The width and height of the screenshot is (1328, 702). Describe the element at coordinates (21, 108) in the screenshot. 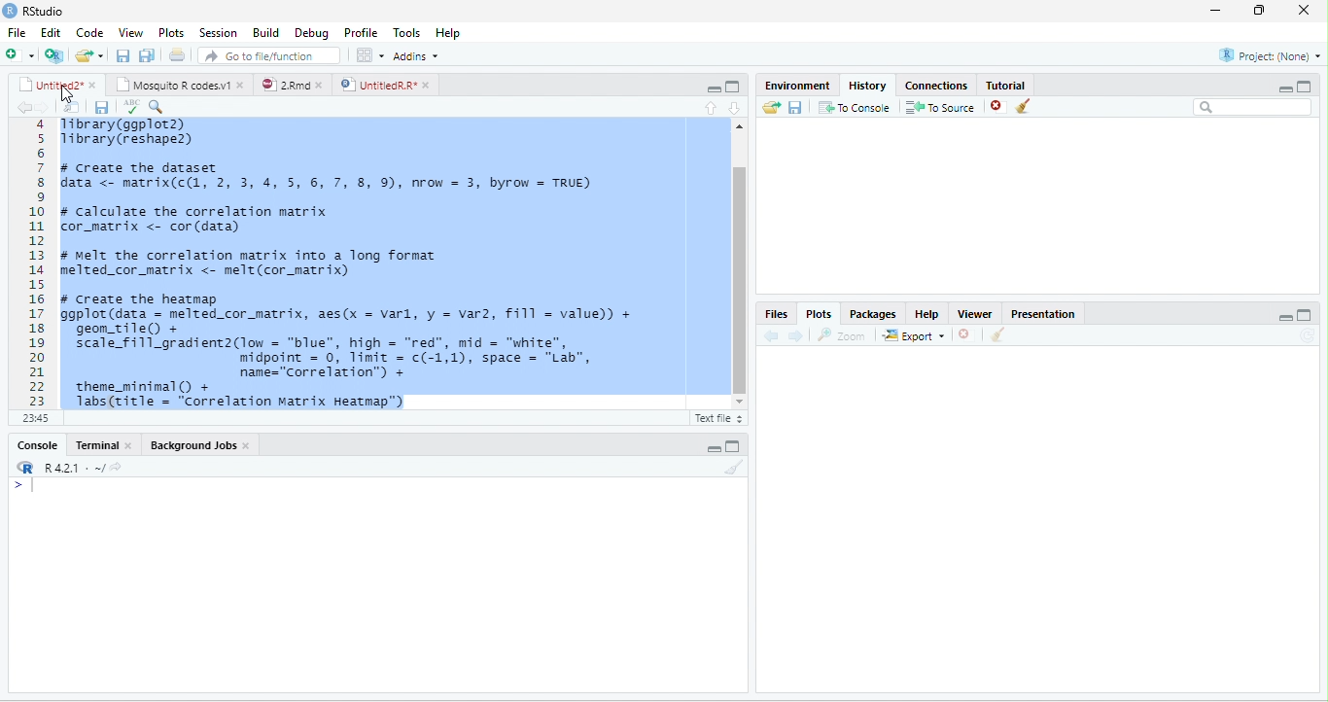

I see `arrow` at that location.